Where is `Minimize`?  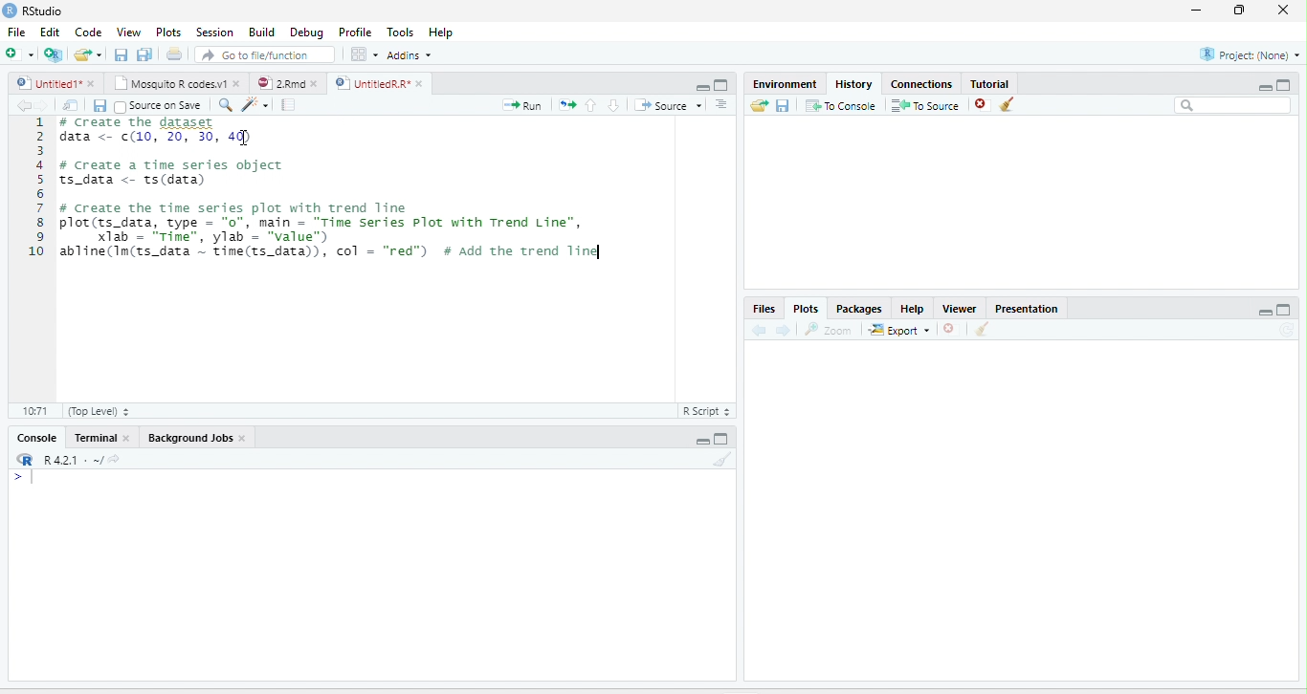
Minimize is located at coordinates (700, 442).